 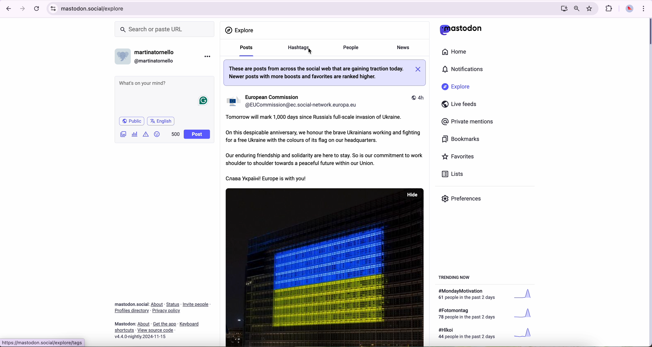 What do you see at coordinates (563, 9) in the screenshot?
I see `screen` at bounding box center [563, 9].